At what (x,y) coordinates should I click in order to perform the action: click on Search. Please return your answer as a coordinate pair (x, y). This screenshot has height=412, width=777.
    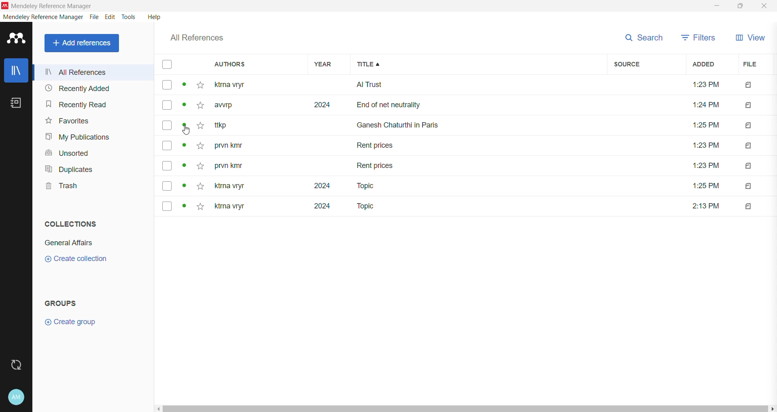
    Looking at the image, I should click on (647, 37).